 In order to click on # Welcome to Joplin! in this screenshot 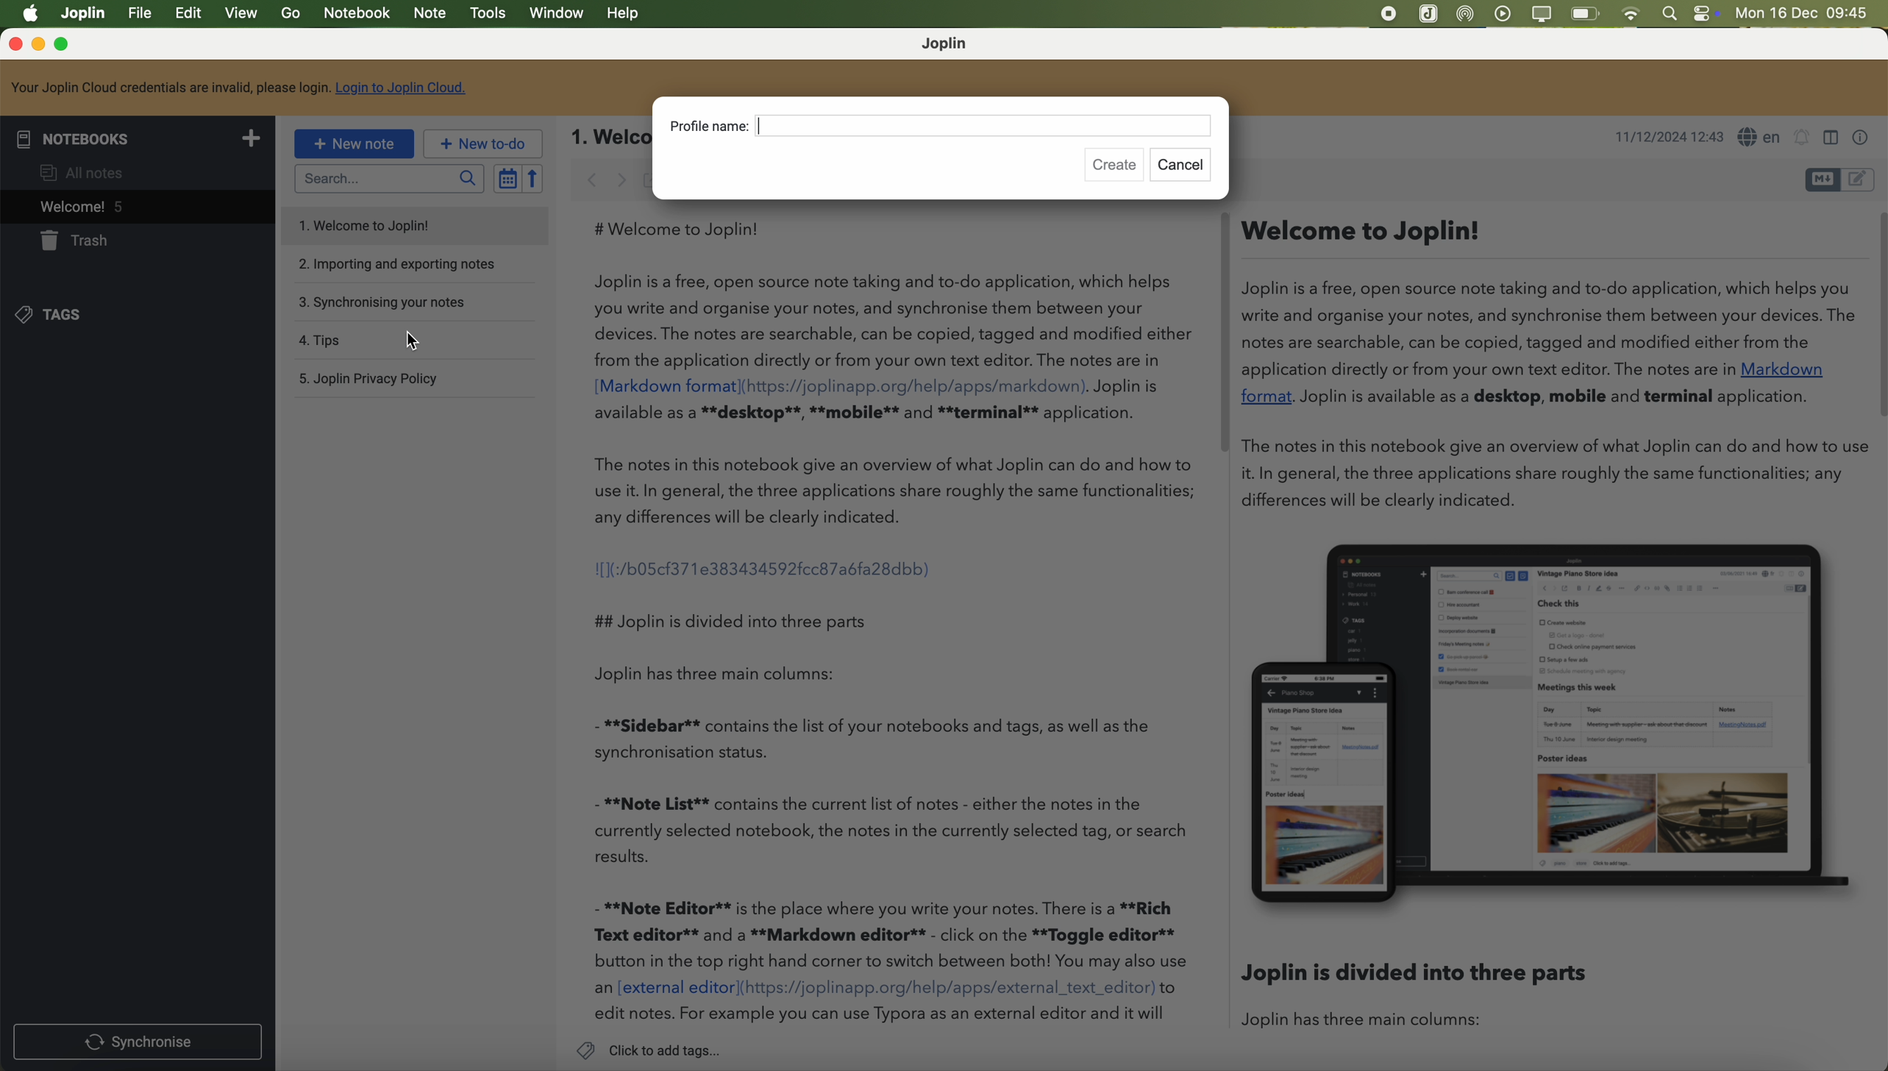, I will do `click(683, 229)`.